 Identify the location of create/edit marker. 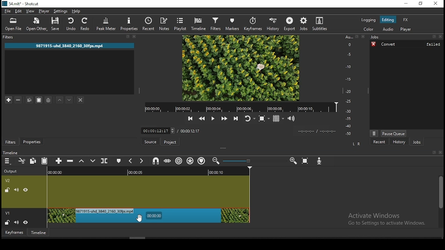
(118, 161).